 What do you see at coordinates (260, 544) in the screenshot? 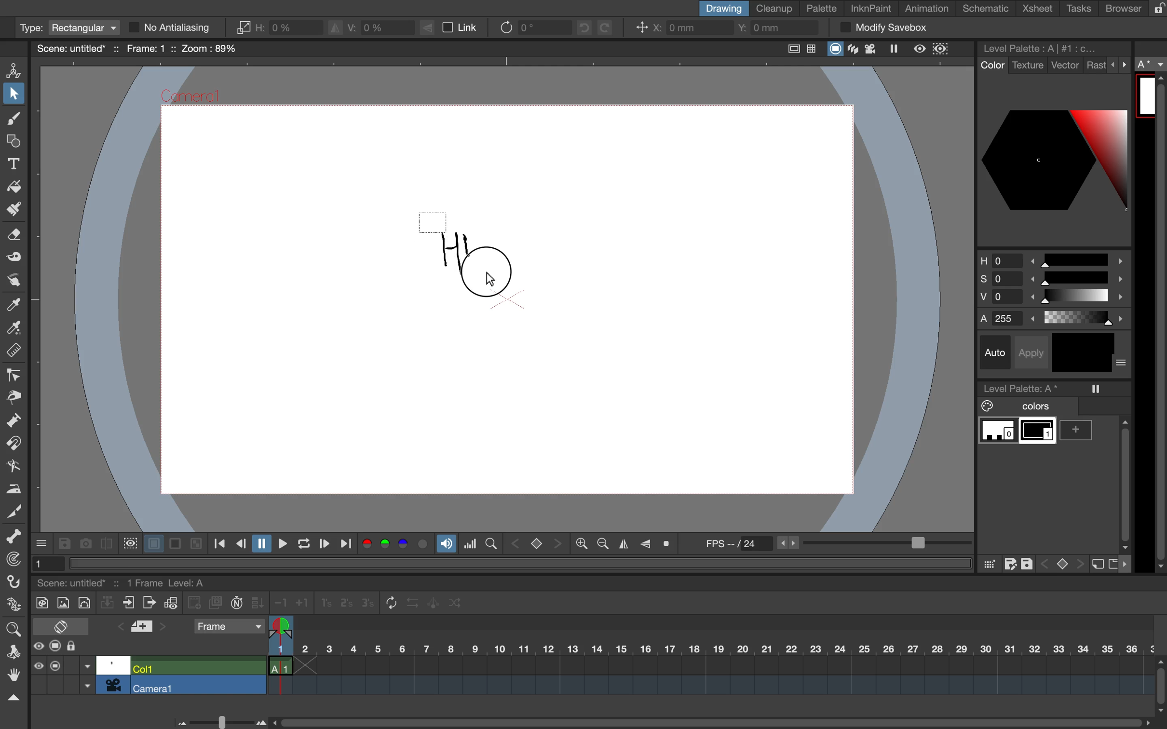
I see `pause` at bounding box center [260, 544].